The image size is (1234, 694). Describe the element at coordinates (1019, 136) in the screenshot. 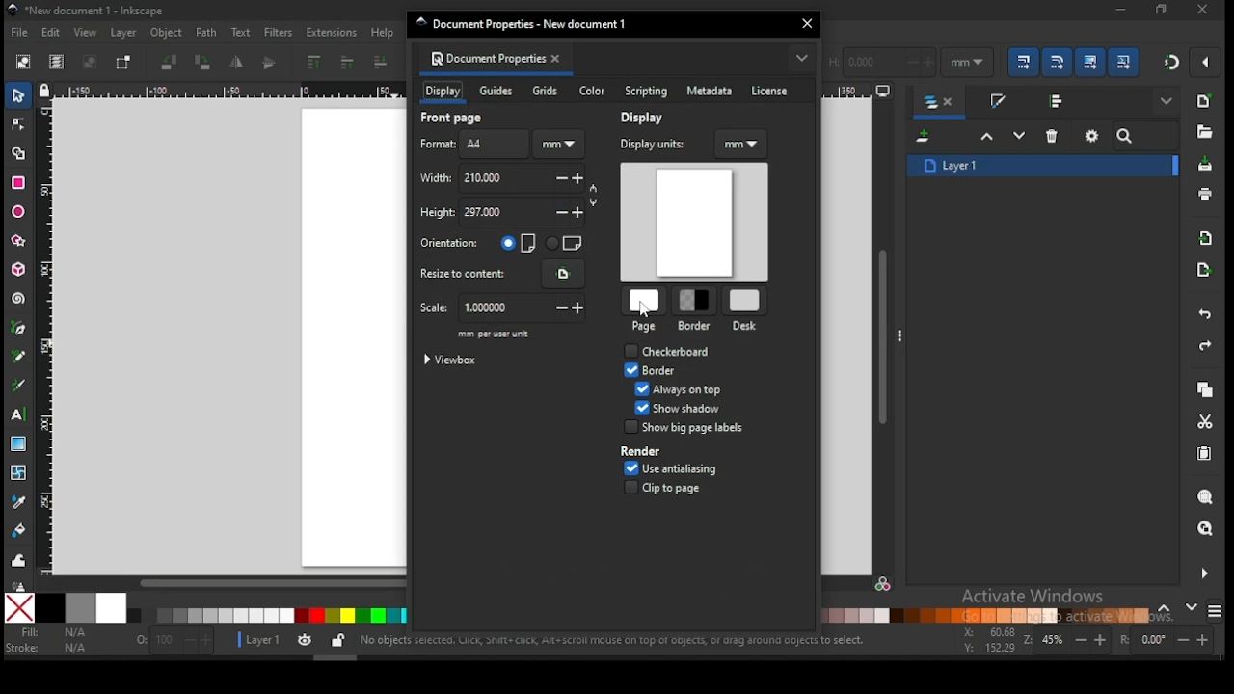

I see `lower selection one step` at that location.